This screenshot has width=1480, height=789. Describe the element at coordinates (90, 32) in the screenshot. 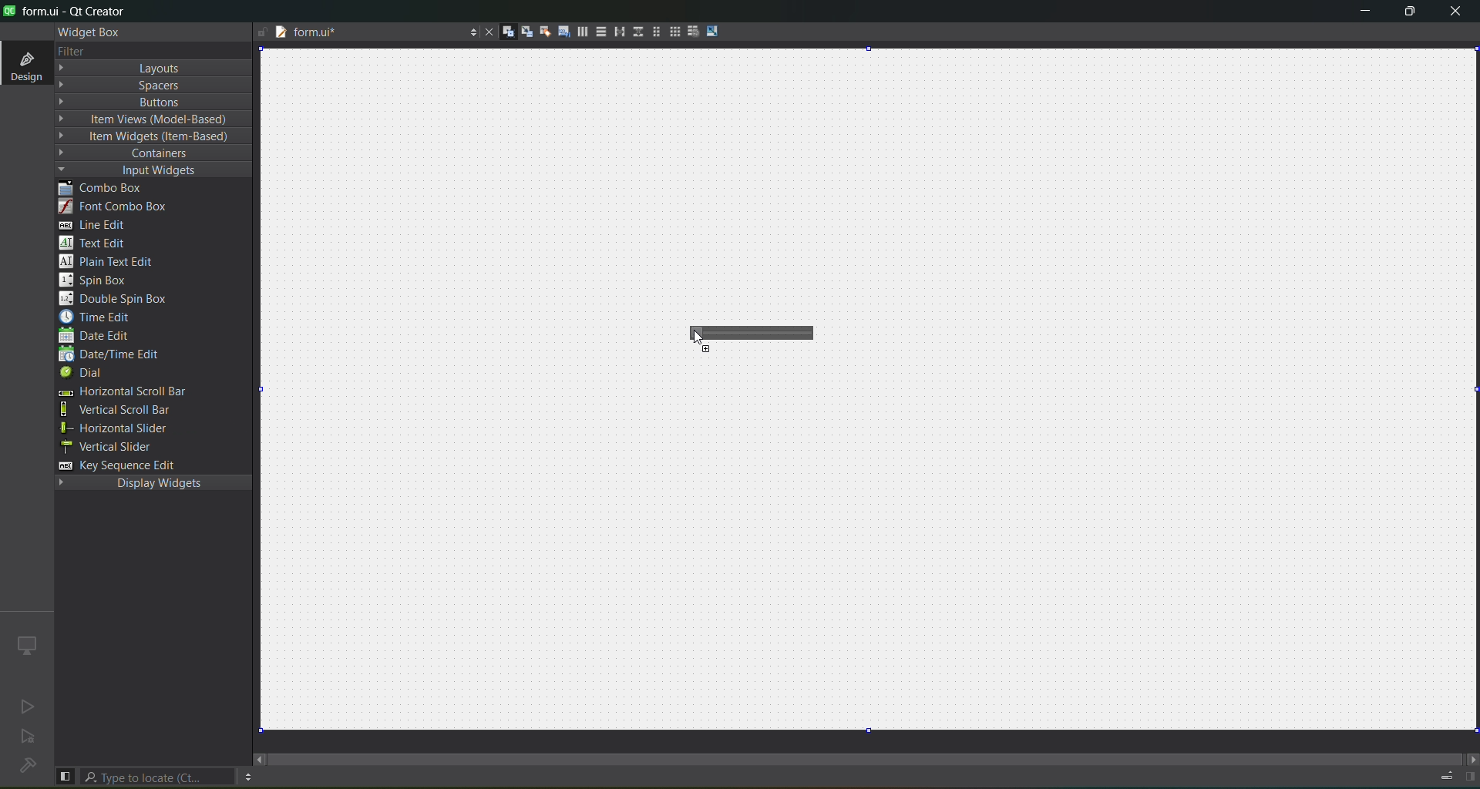

I see `widget box` at that location.